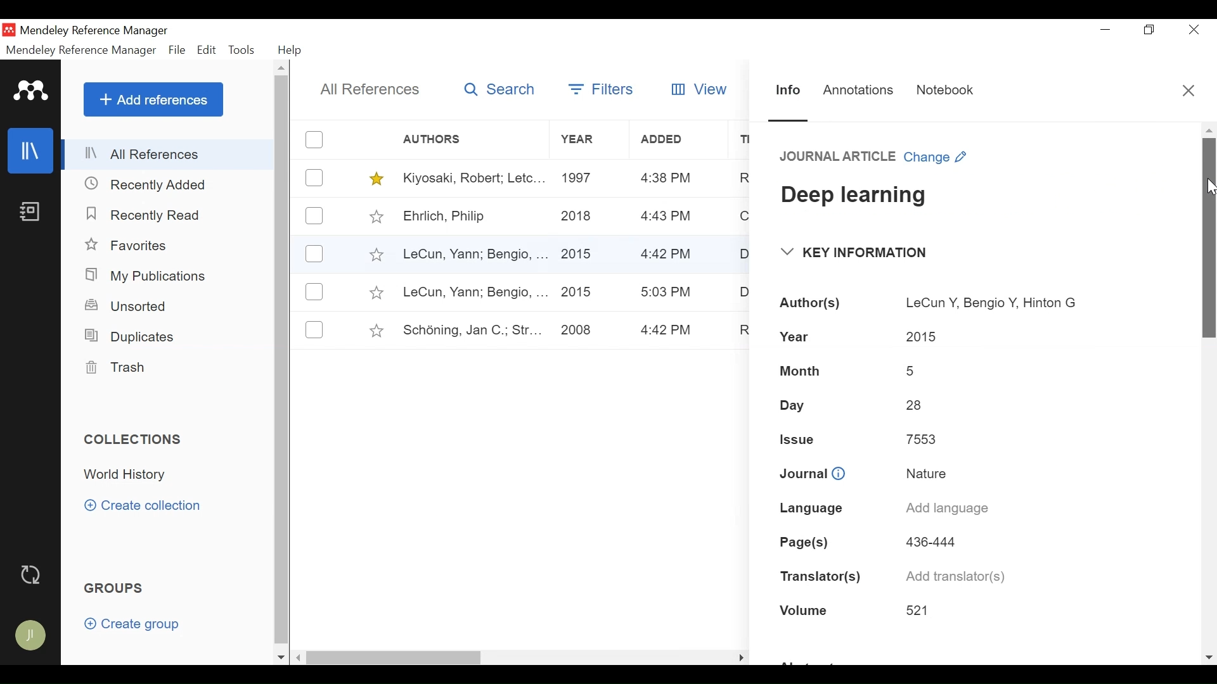  What do you see at coordinates (129, 475) in the screenshot?
I see `Collection` at bounding box center [129, 475].